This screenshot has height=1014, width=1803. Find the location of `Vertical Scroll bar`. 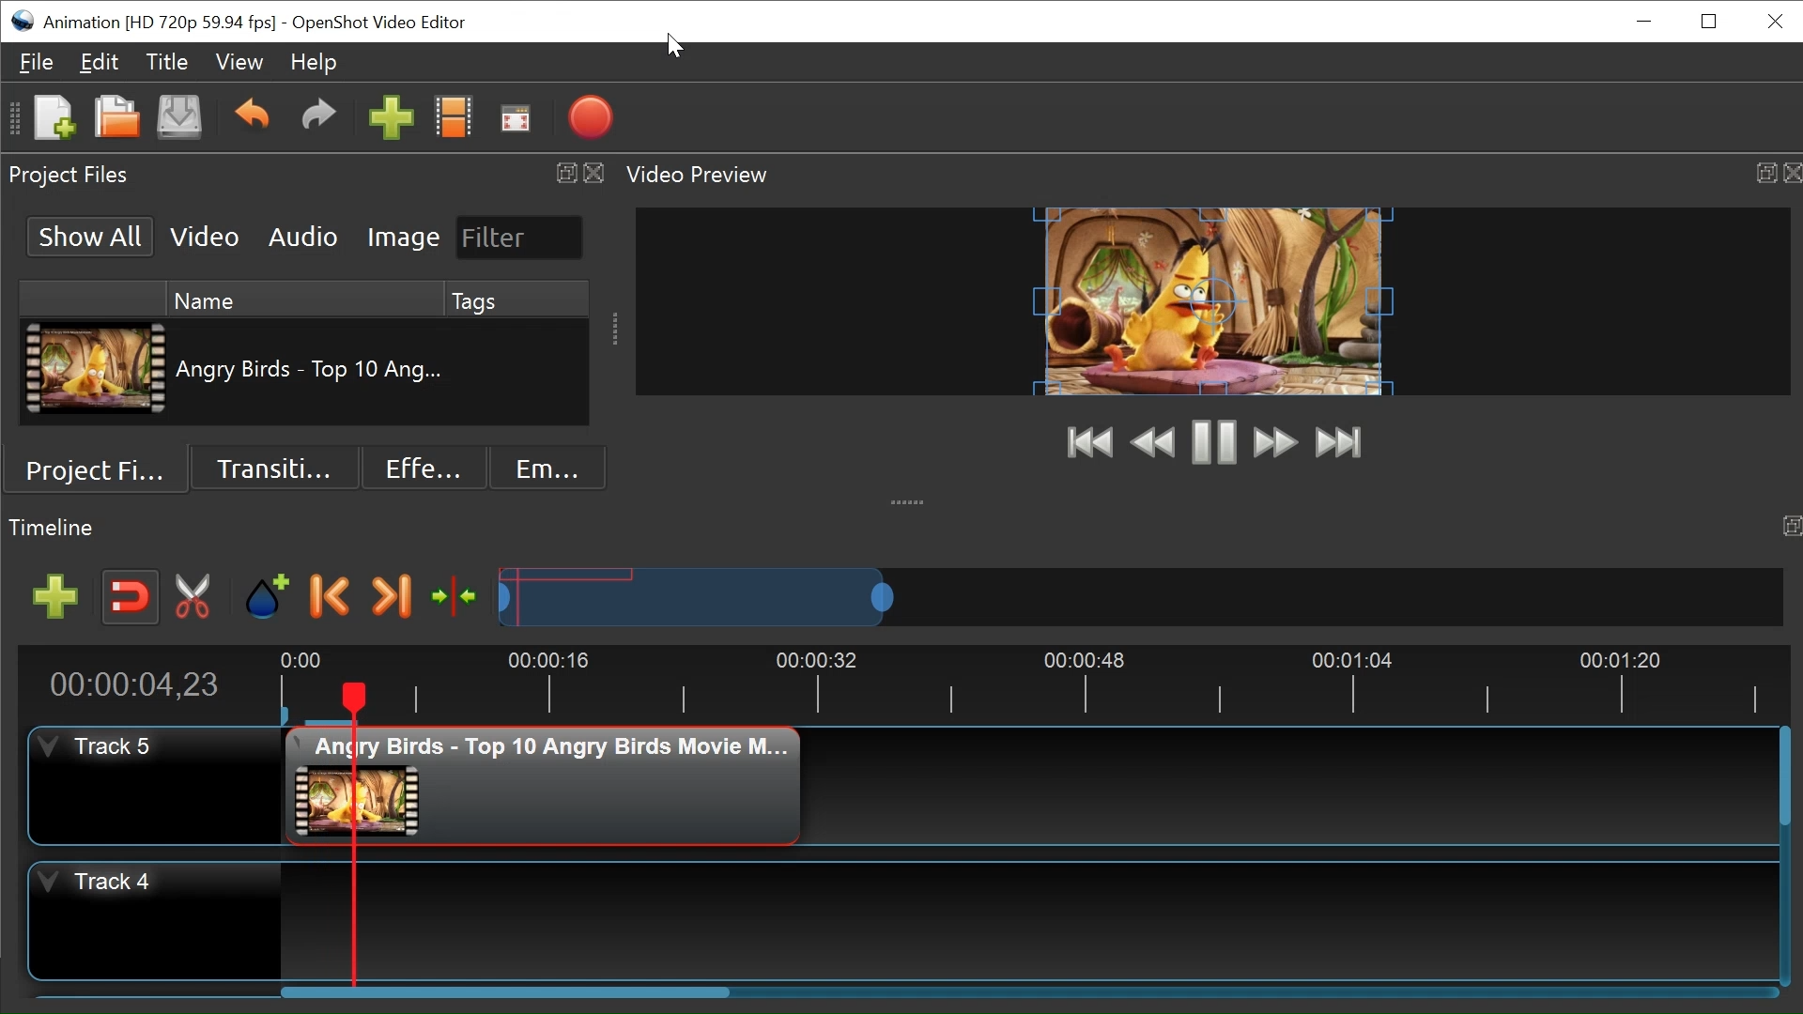

Vertical Scroll bar is located at coordinates (509, 991).